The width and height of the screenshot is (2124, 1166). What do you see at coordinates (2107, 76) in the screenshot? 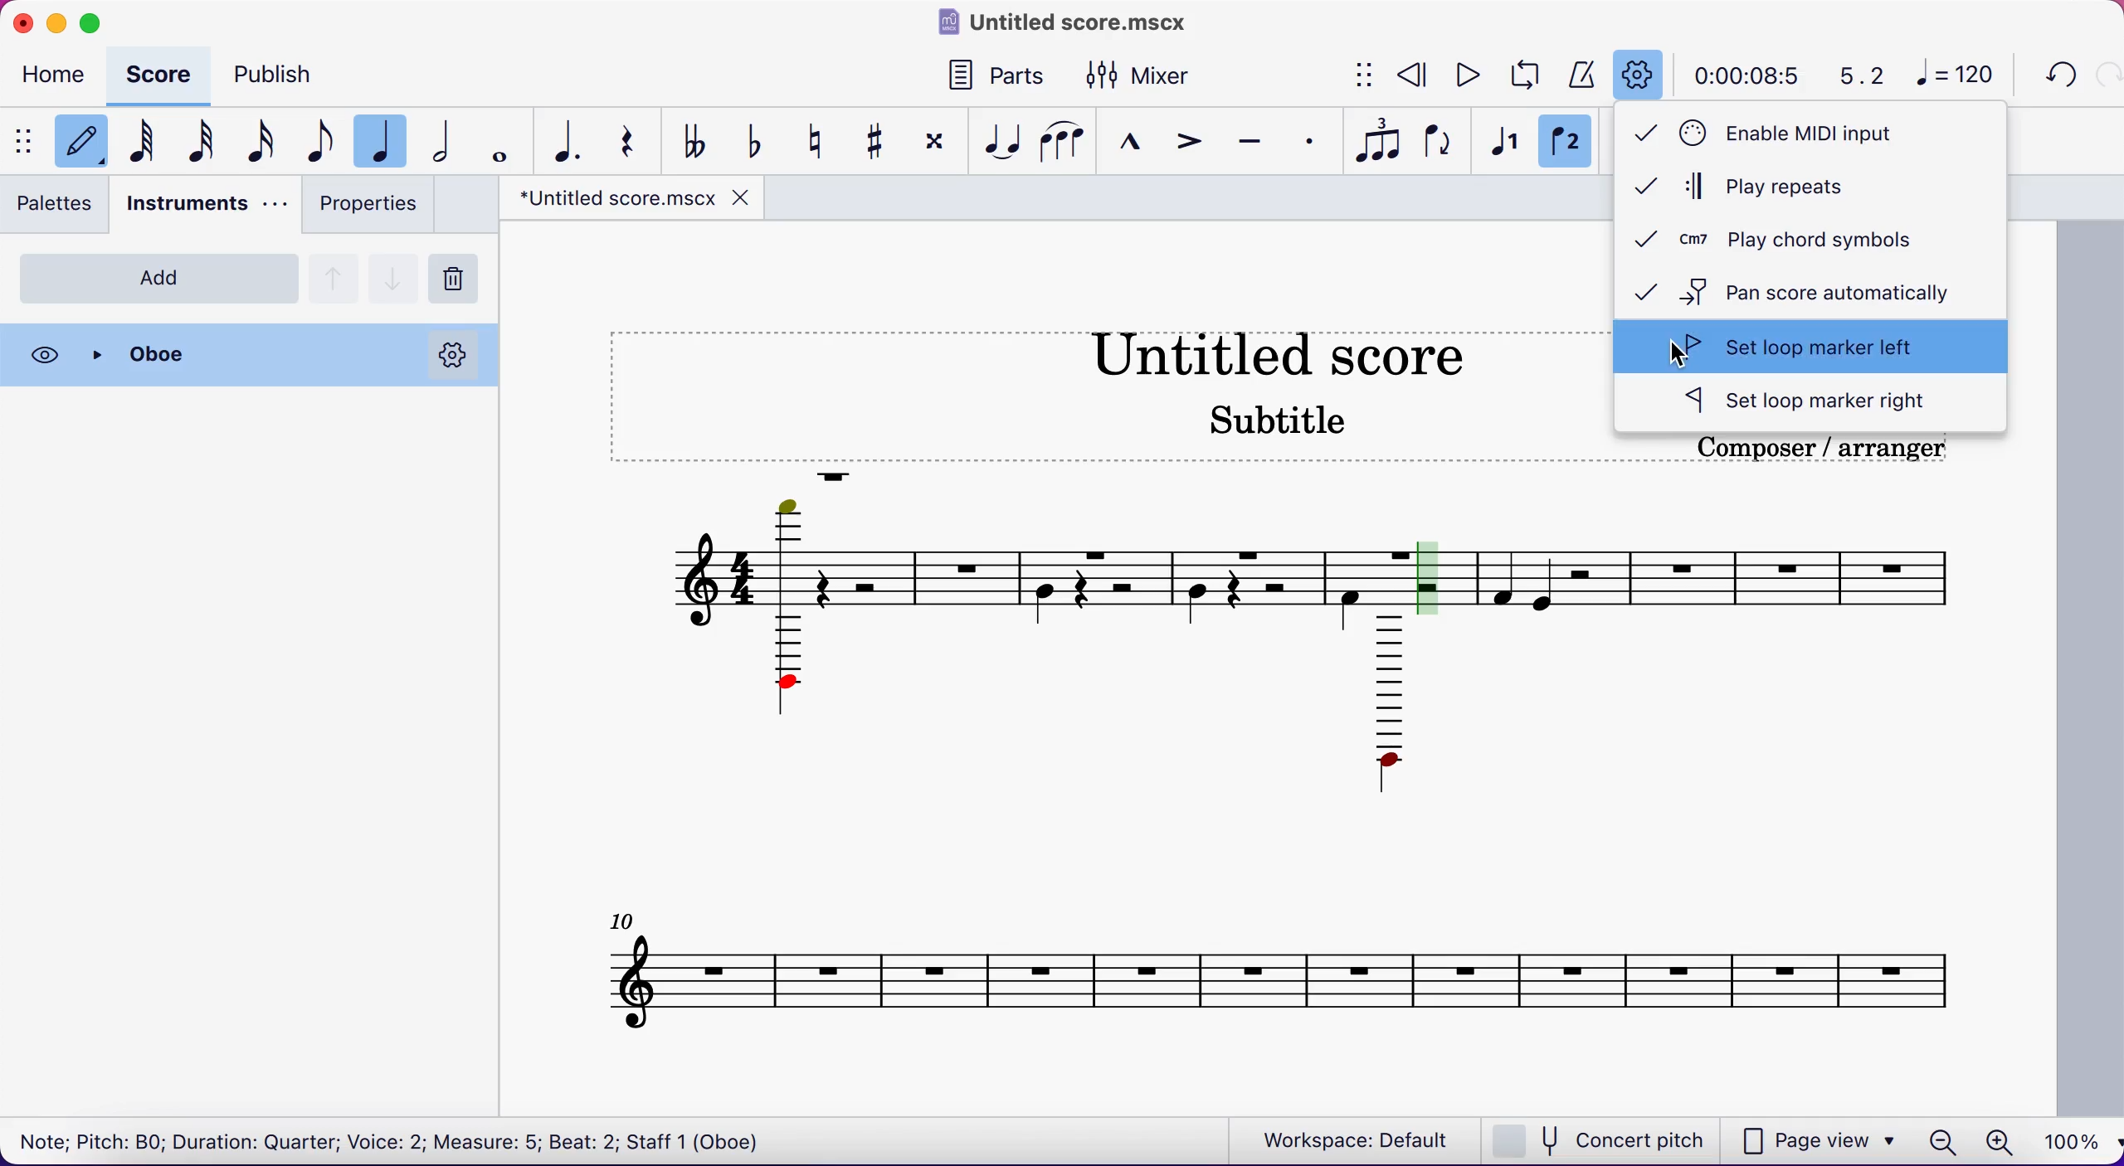
I see `redo` at bounding box center [2107, 76].